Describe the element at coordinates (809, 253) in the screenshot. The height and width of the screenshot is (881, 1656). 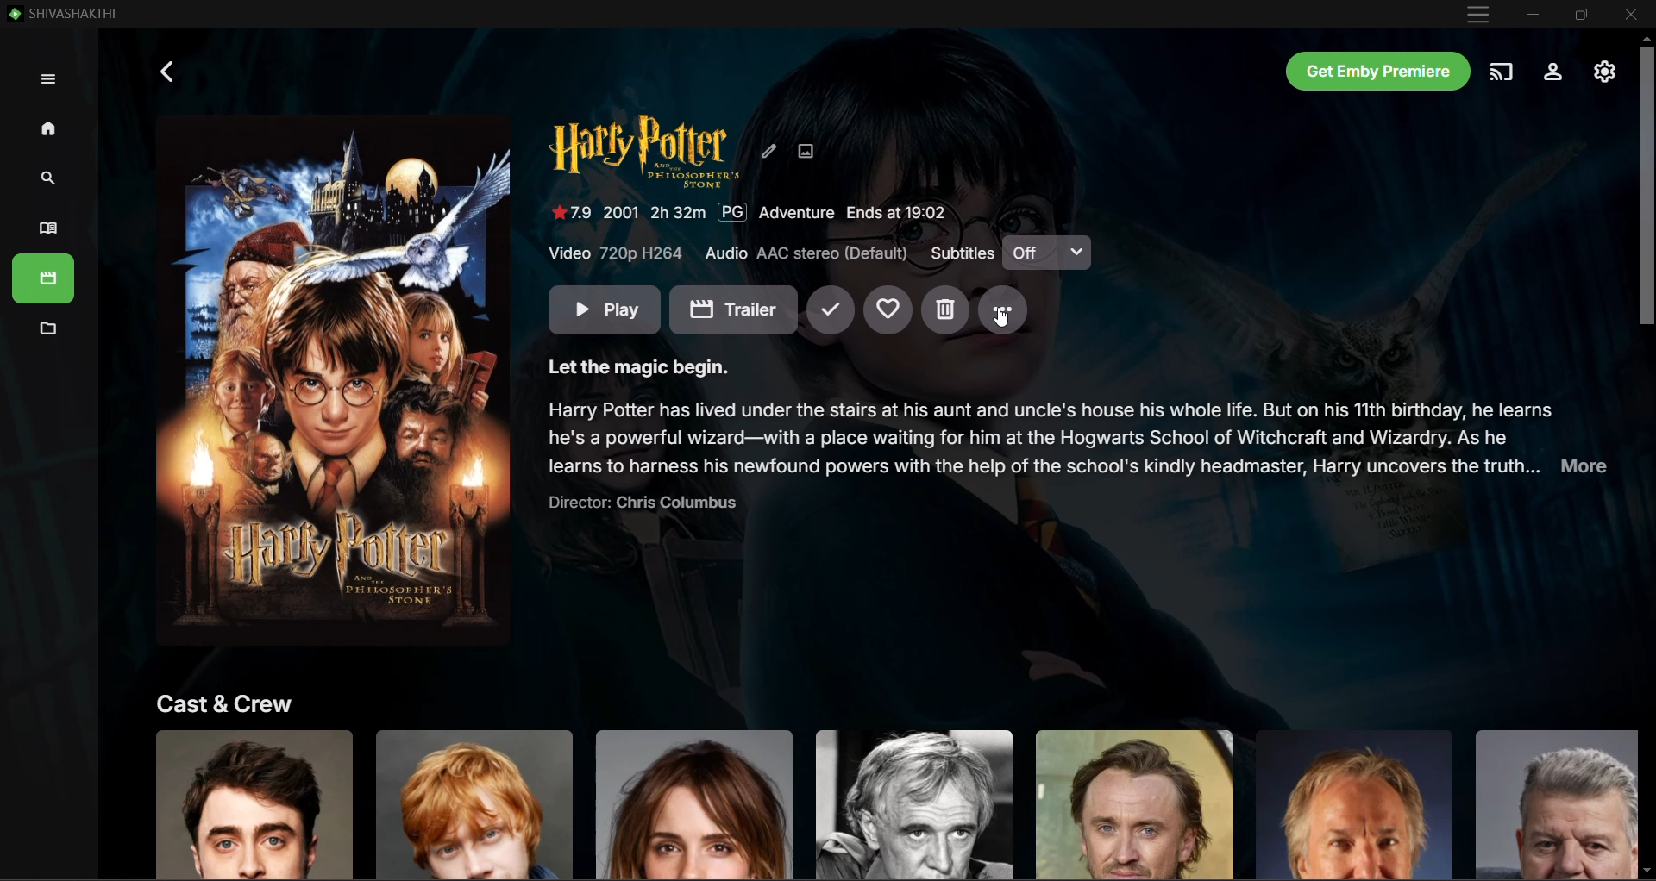
I see `Audio ` at that location.